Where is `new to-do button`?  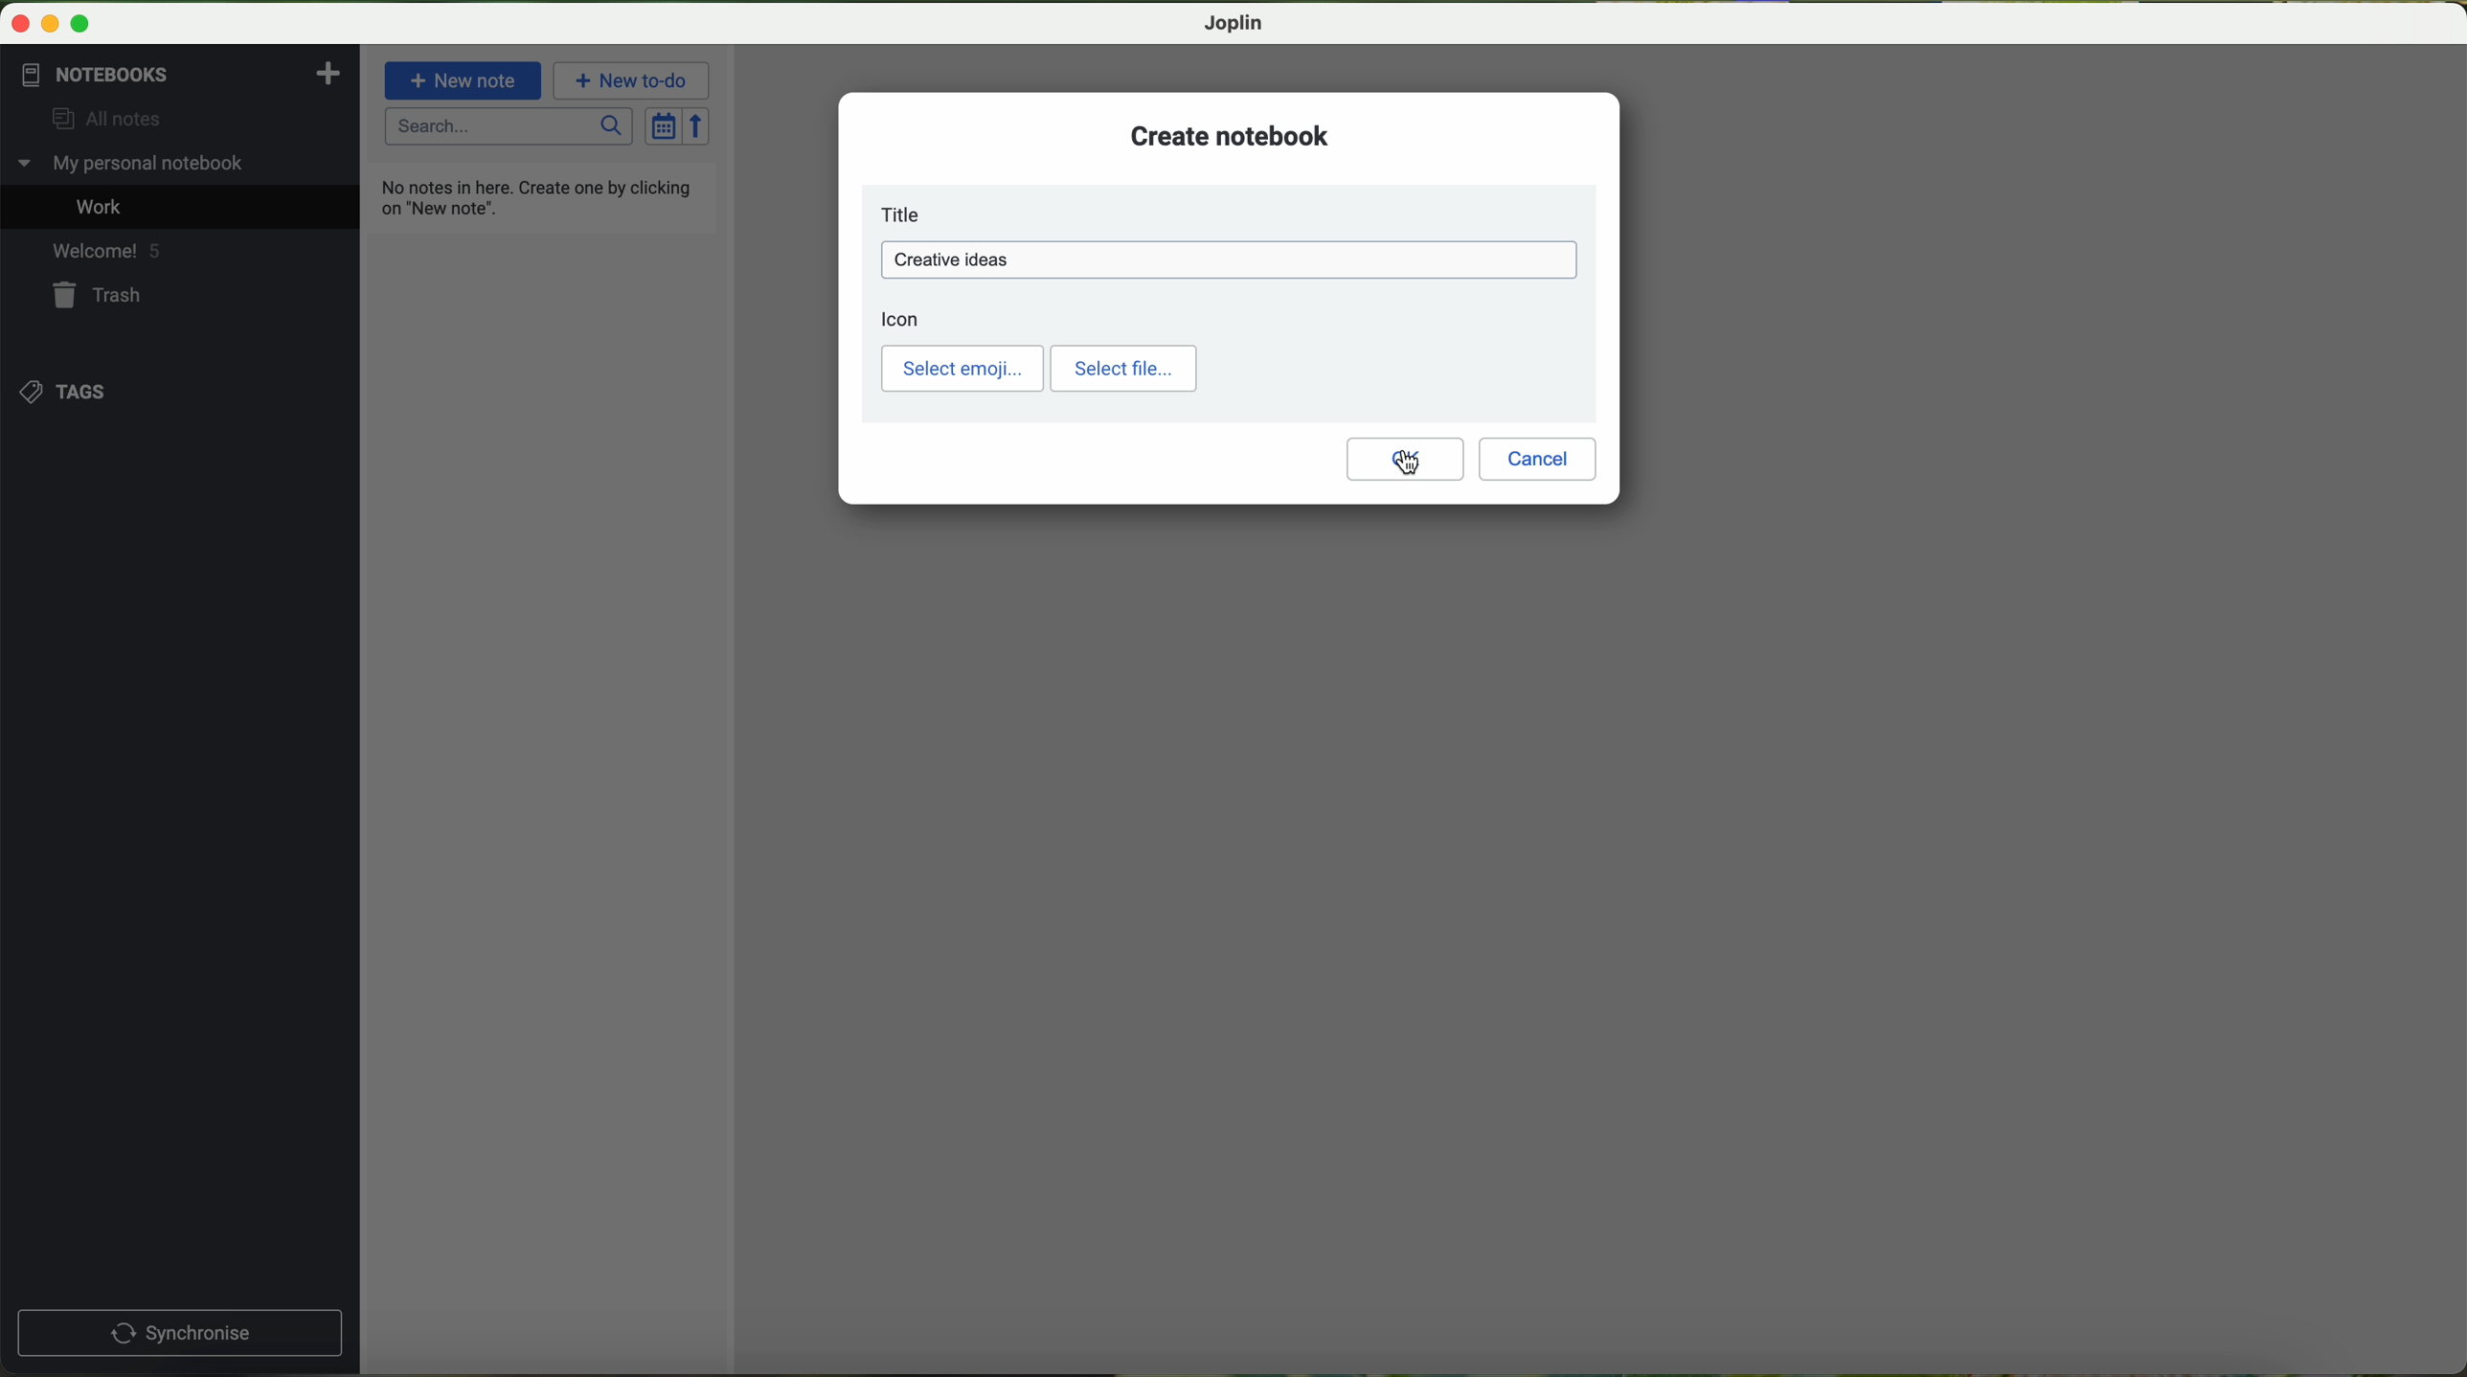 new to-do button is located at coordinates (634, 80).